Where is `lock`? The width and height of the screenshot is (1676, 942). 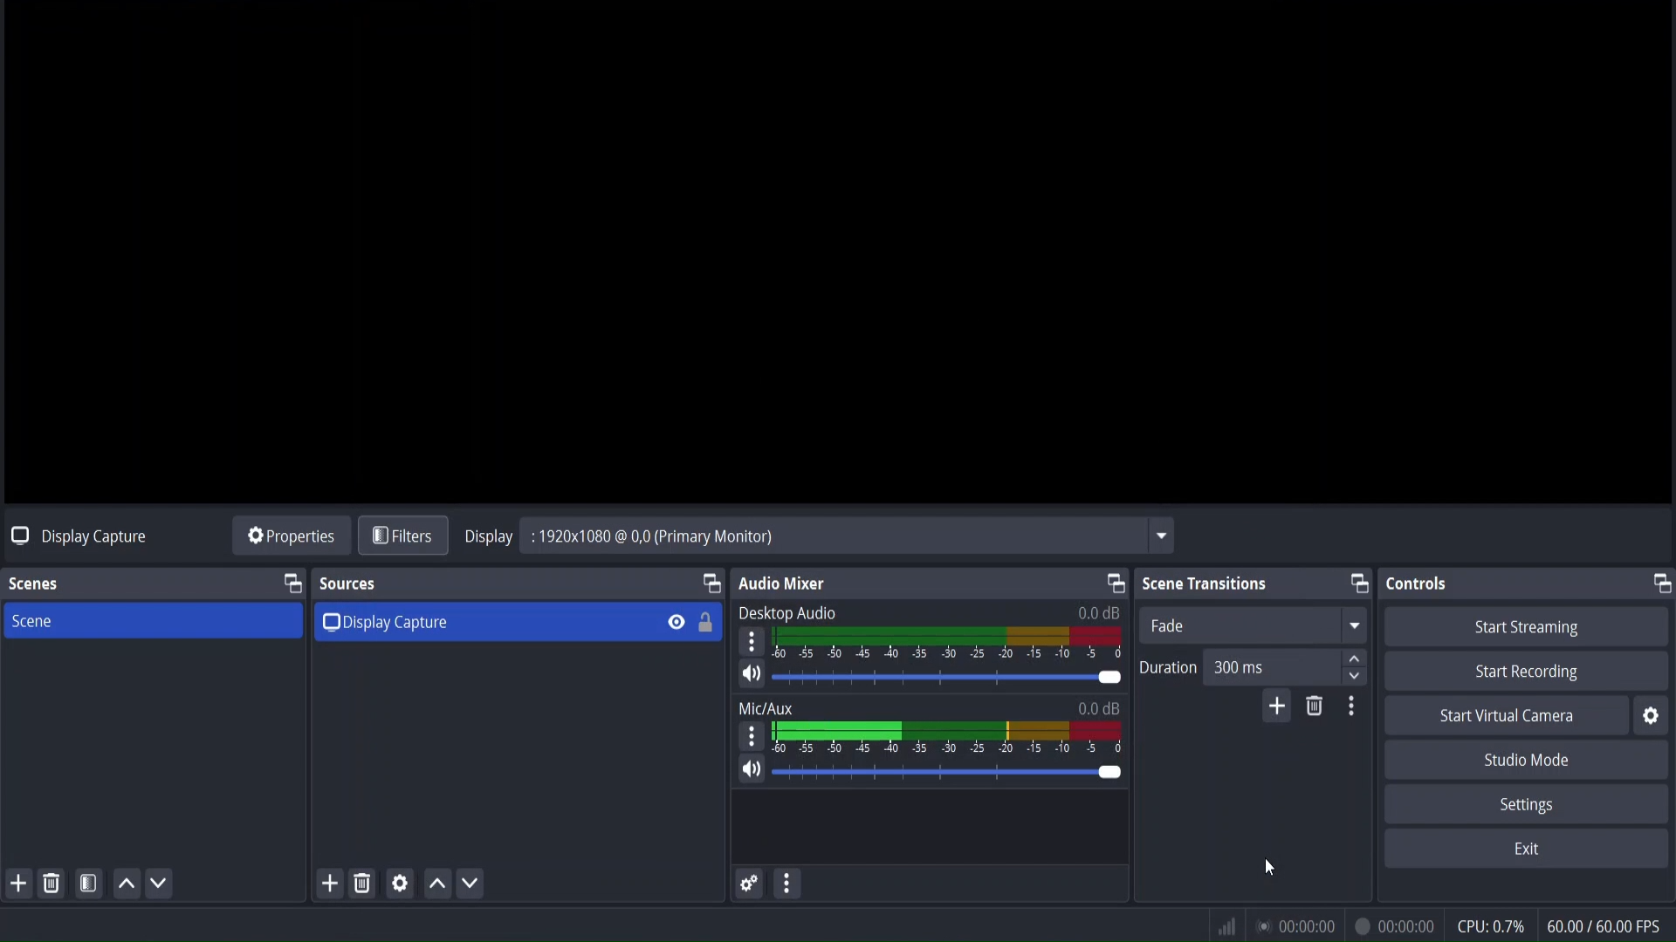 lock is located at coordinates (706, 623).